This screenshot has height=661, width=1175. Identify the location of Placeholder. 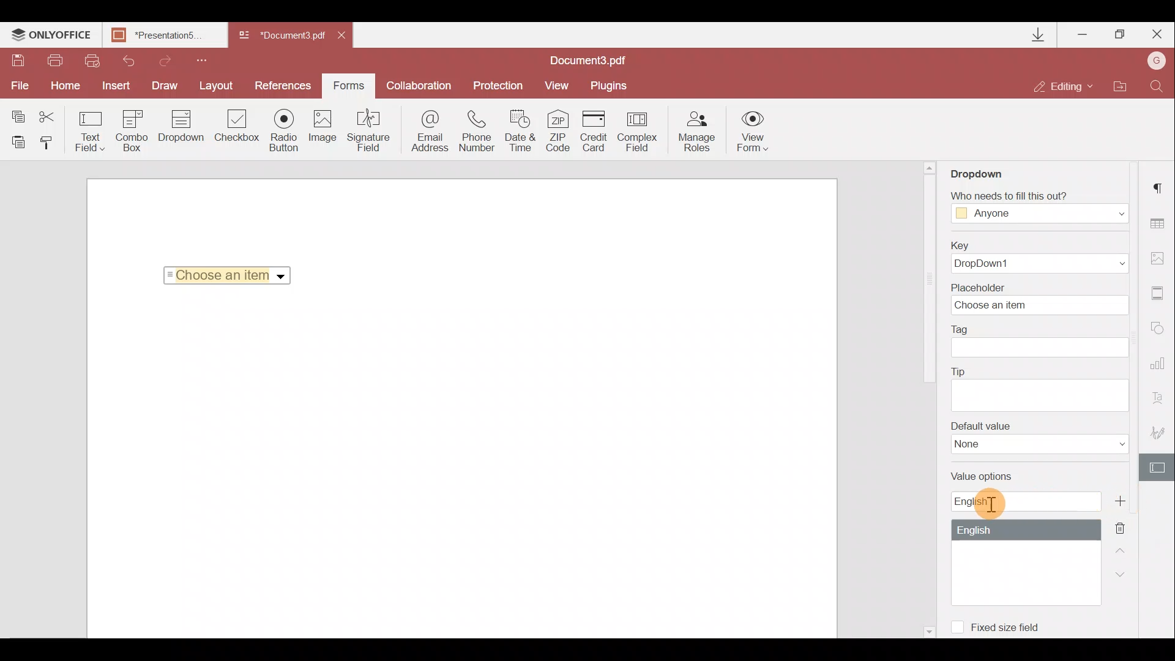
(1043, 298).